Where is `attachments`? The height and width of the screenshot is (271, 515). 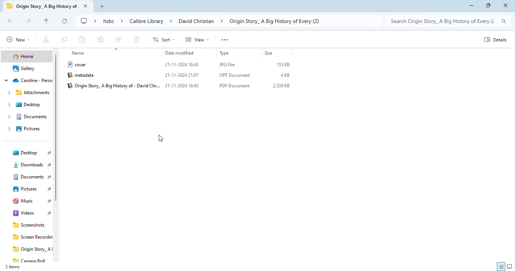
attachments is located at coordinates (28, 93).